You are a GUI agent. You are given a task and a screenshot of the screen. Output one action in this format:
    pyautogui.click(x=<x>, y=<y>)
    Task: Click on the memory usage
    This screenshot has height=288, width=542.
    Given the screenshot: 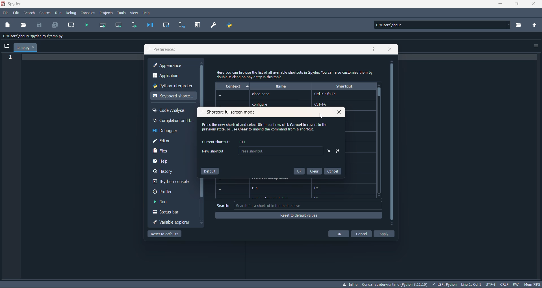 What is the action you would take?
    pyautogui.click(x=533, y=284)
    